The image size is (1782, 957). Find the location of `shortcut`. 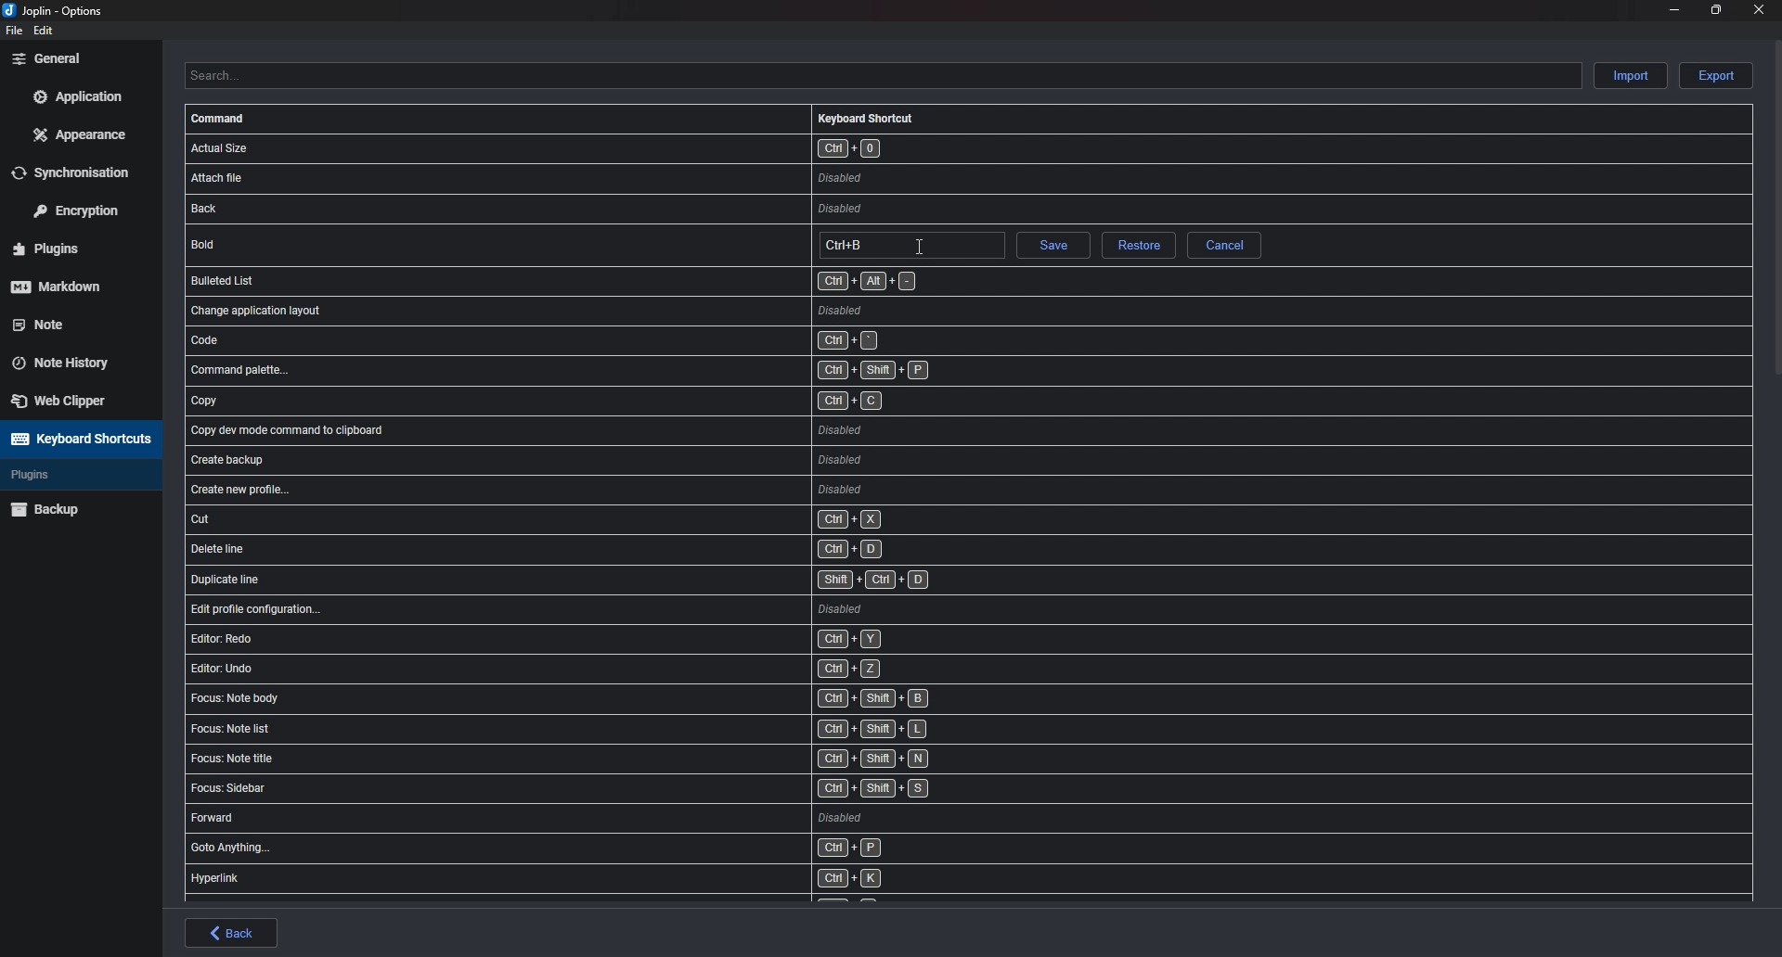

shortcut is located at coordinates (633, 549).